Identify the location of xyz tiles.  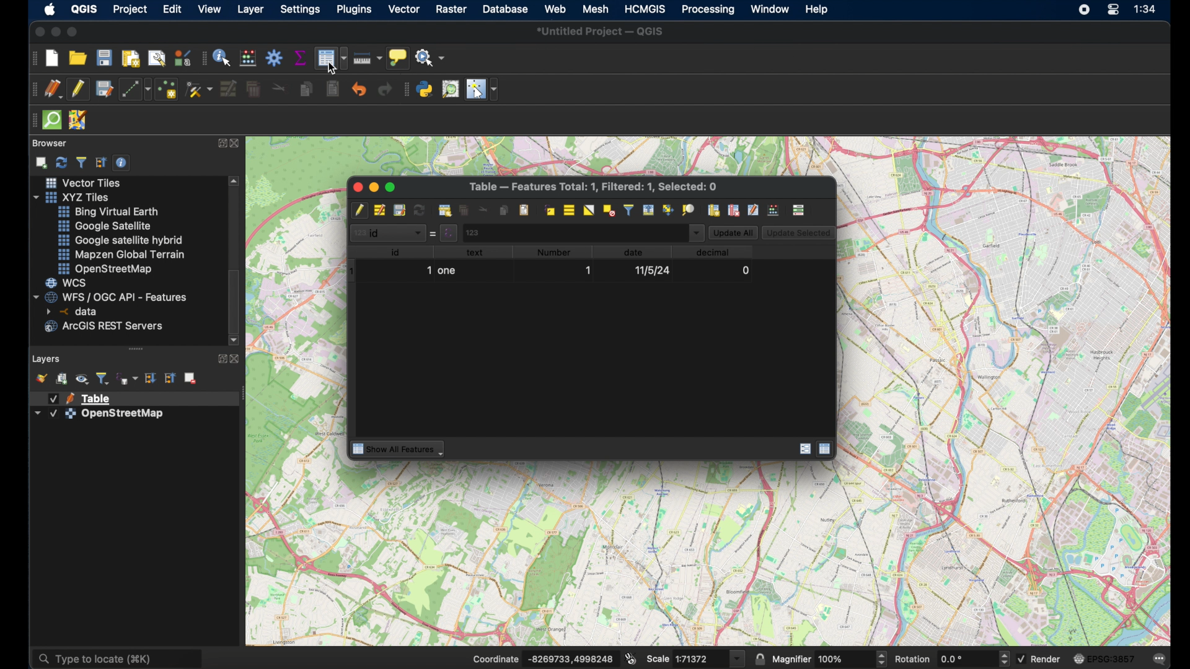
(71, 196).